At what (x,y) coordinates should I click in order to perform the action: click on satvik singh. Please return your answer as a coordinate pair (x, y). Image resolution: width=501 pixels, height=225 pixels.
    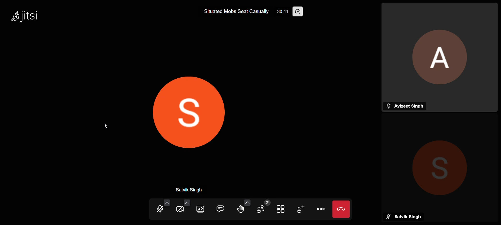
    Looking at the image, I should click on (195, 189).